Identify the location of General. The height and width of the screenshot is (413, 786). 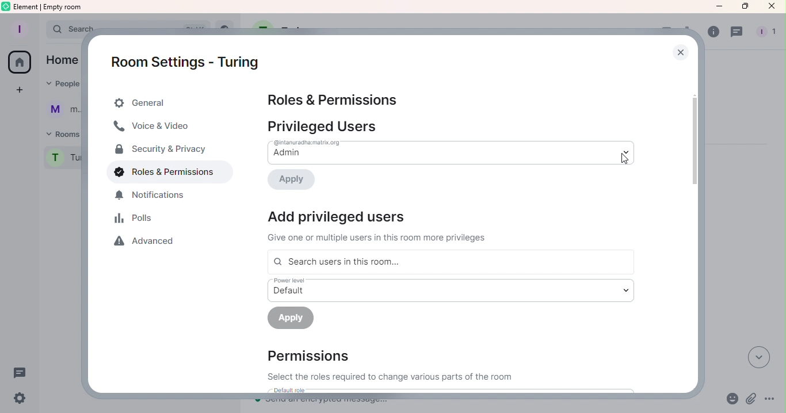
(173, 101).